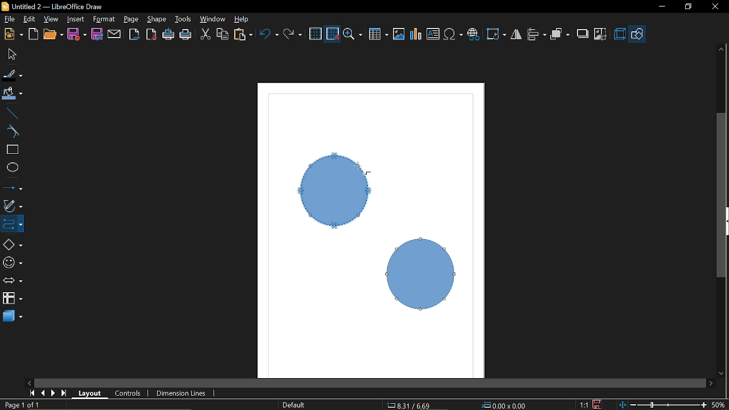 The width and height of the screenshot is (729, 410). Describe the element at coordinates (453, 35) in the screenshot. I see `Insert symbol` at that location.